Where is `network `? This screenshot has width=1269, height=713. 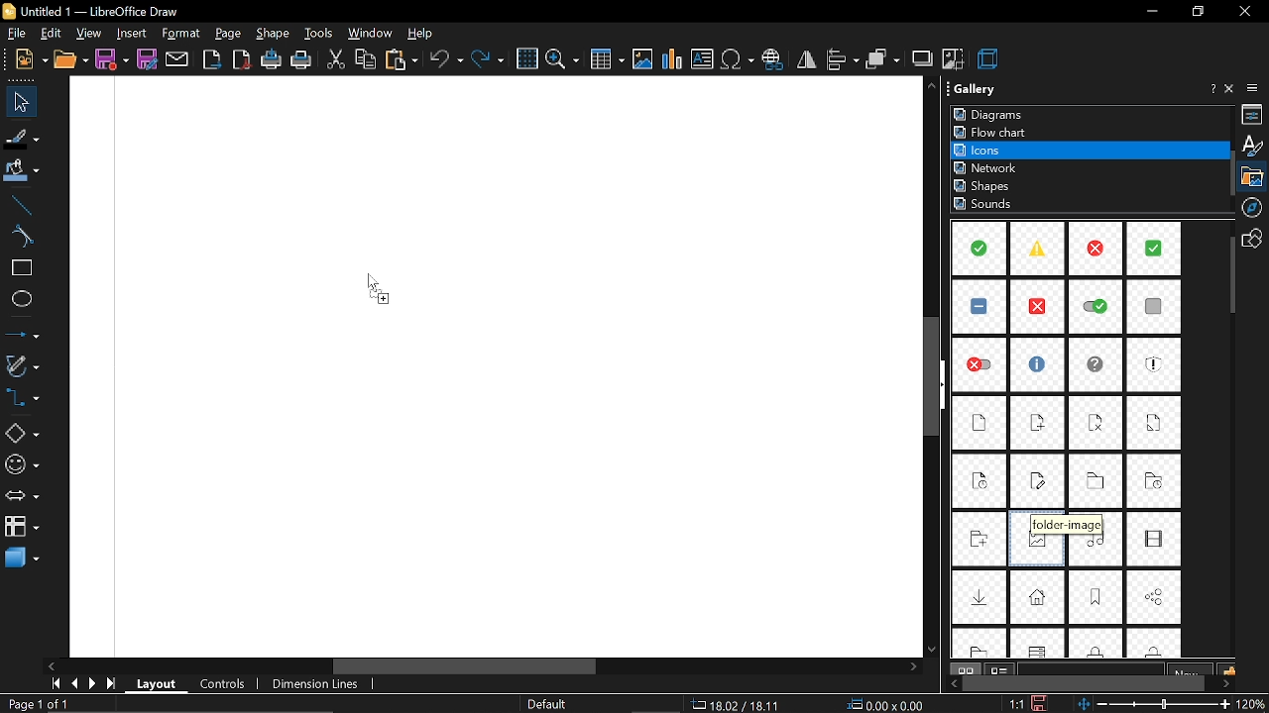
network  is located at coordinates (988, 167).